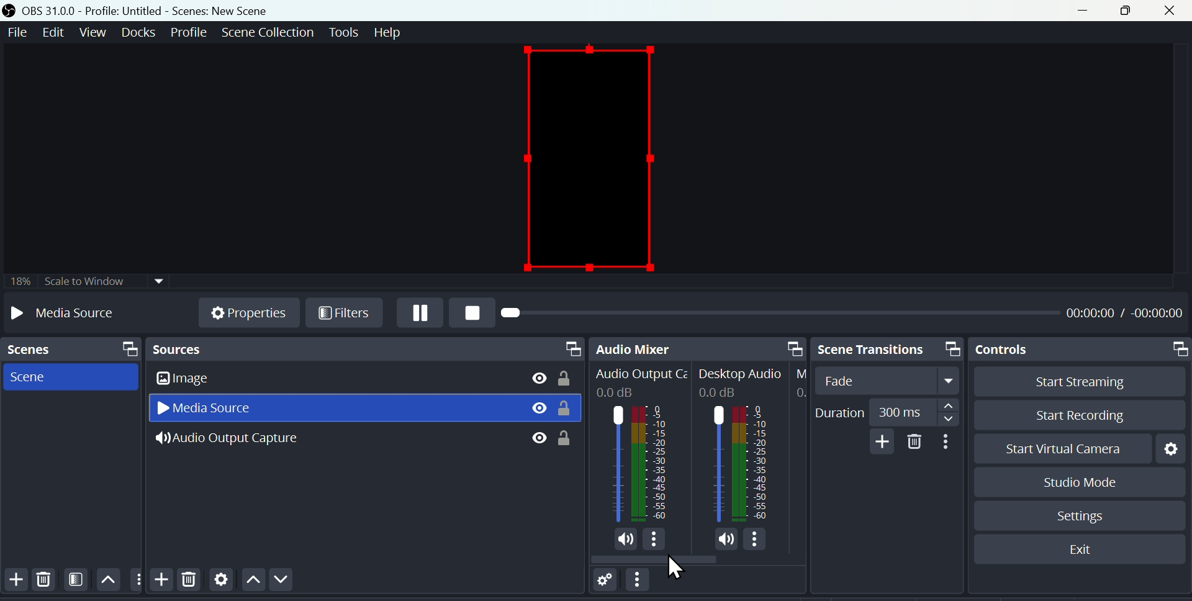  I want to click on Options, so click(654, 539).